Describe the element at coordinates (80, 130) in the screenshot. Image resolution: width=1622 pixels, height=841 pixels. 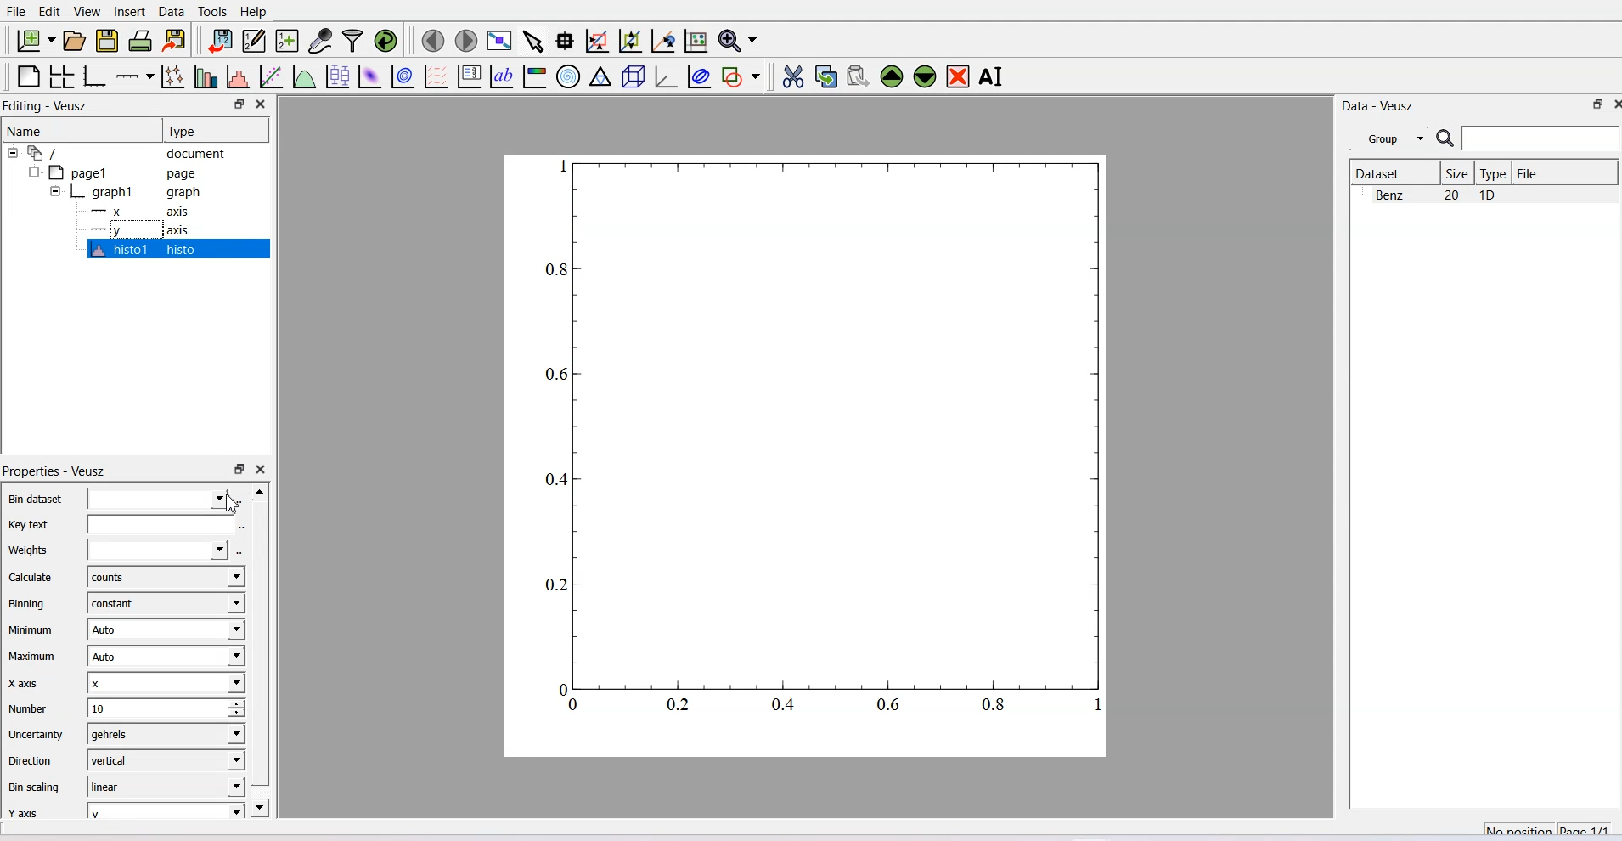
I see `Name` at that location.